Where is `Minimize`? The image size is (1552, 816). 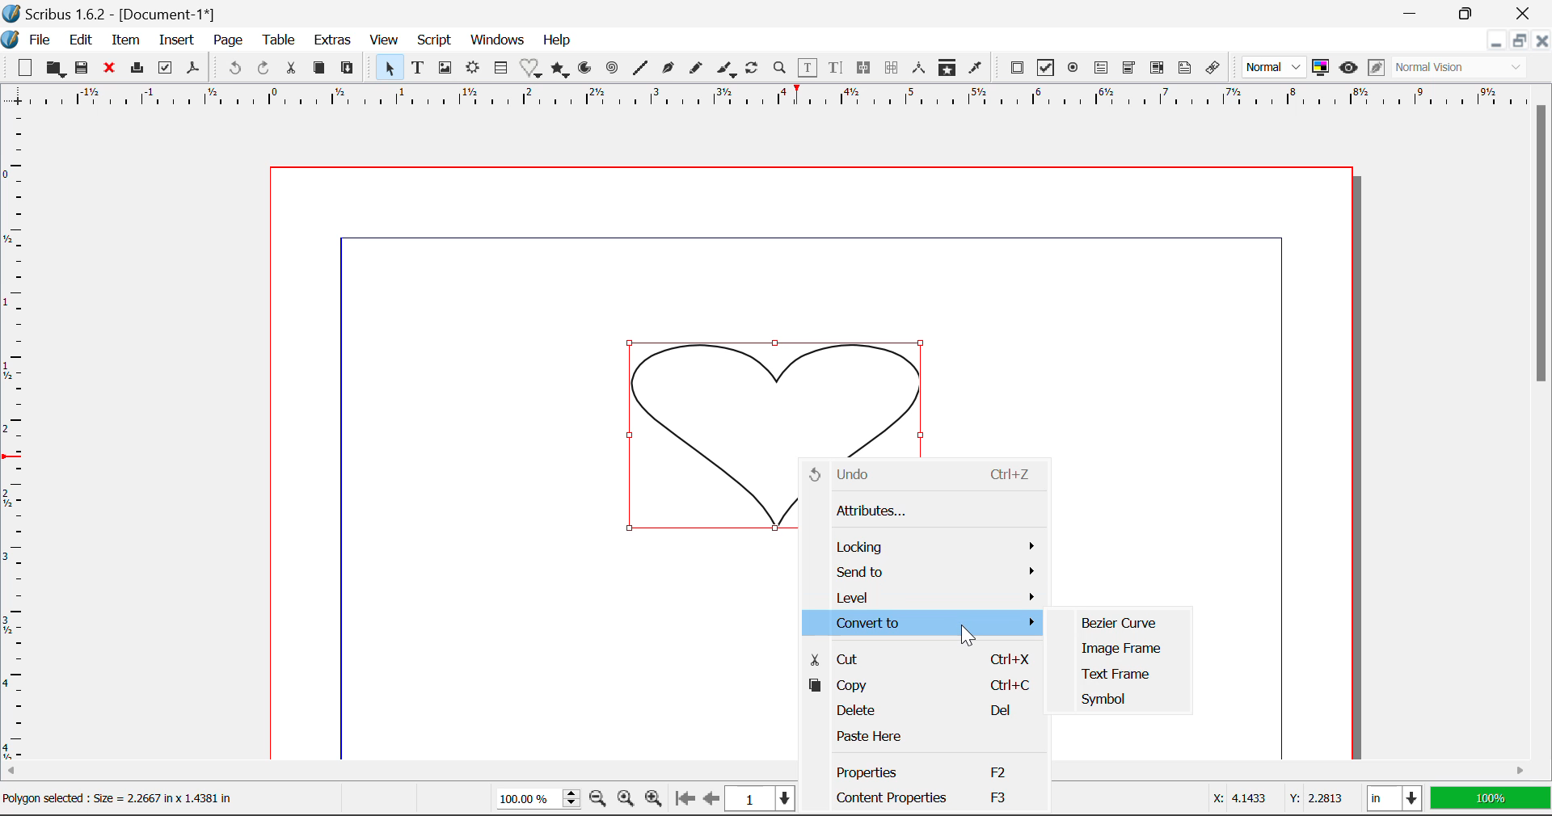 Minimize is located at coordinates (1521, 43).